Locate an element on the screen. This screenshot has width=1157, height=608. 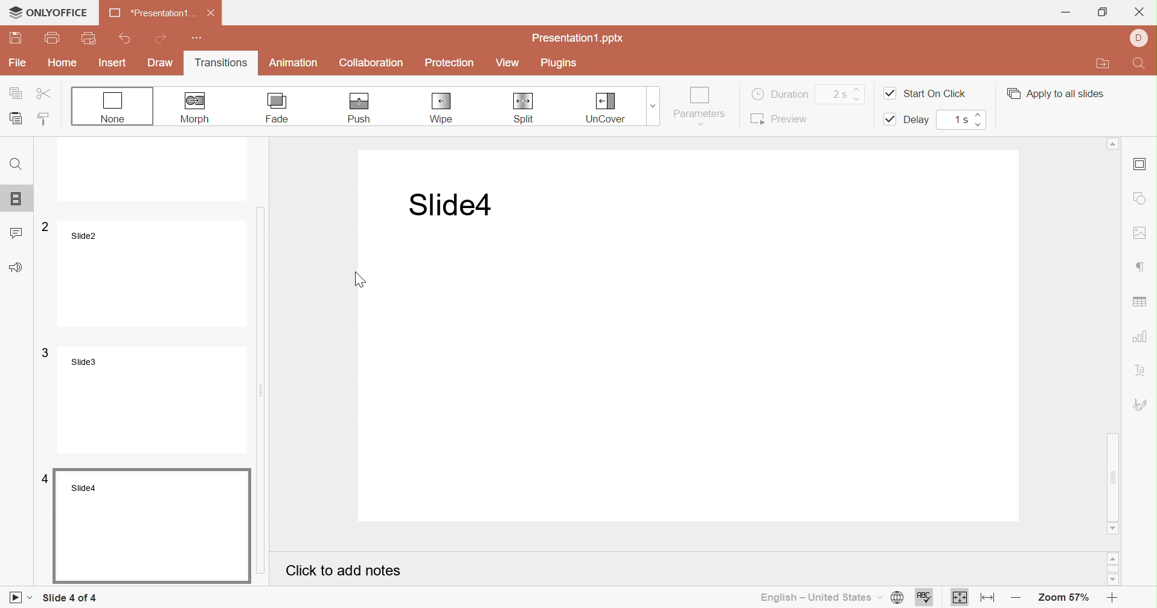
Transitions is located at coordinates (220, 64).